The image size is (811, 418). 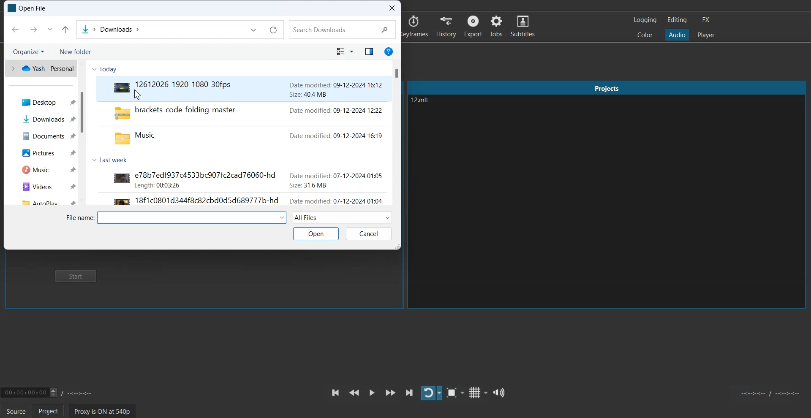 I want to click on Files, so click(x=42, y=201).